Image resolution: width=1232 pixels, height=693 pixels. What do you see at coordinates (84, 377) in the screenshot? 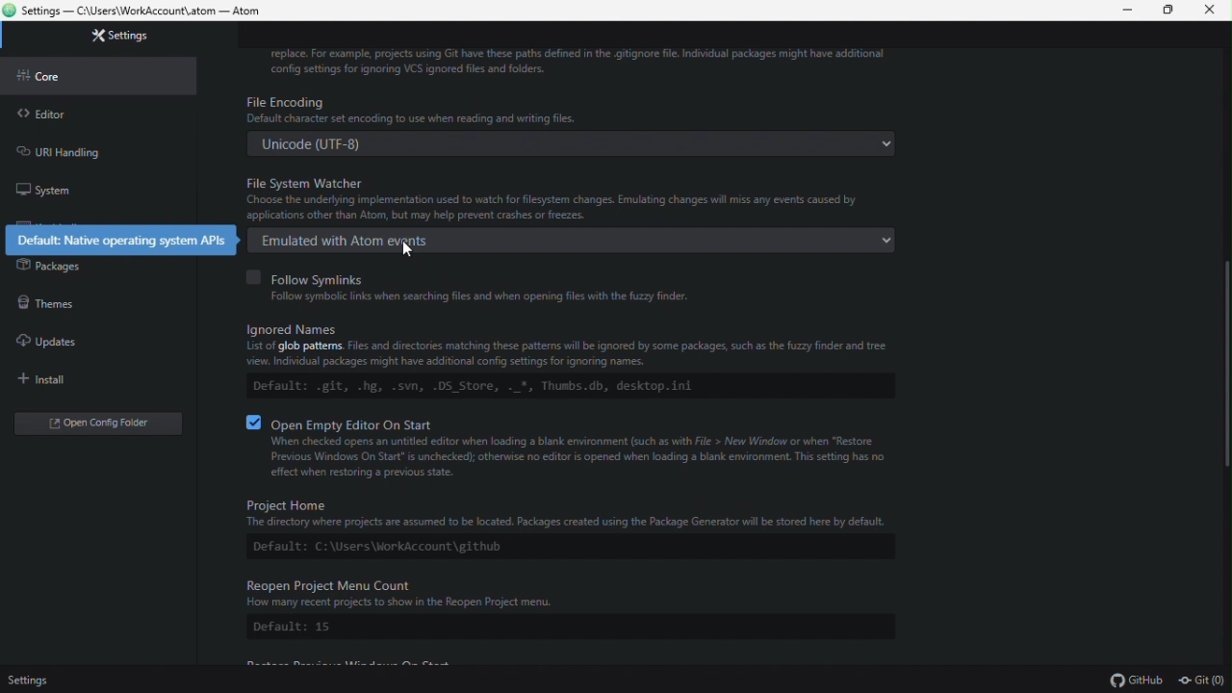
I see `install` at bounding box center [84, 377].